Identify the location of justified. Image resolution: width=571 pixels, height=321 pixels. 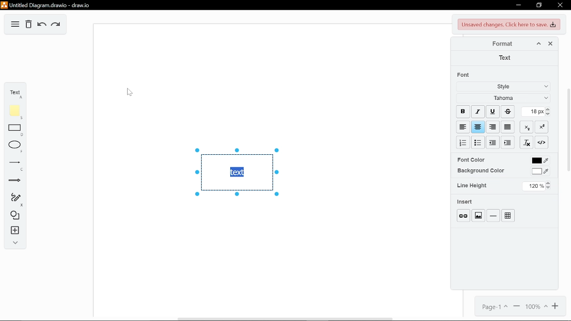
(509, 128).